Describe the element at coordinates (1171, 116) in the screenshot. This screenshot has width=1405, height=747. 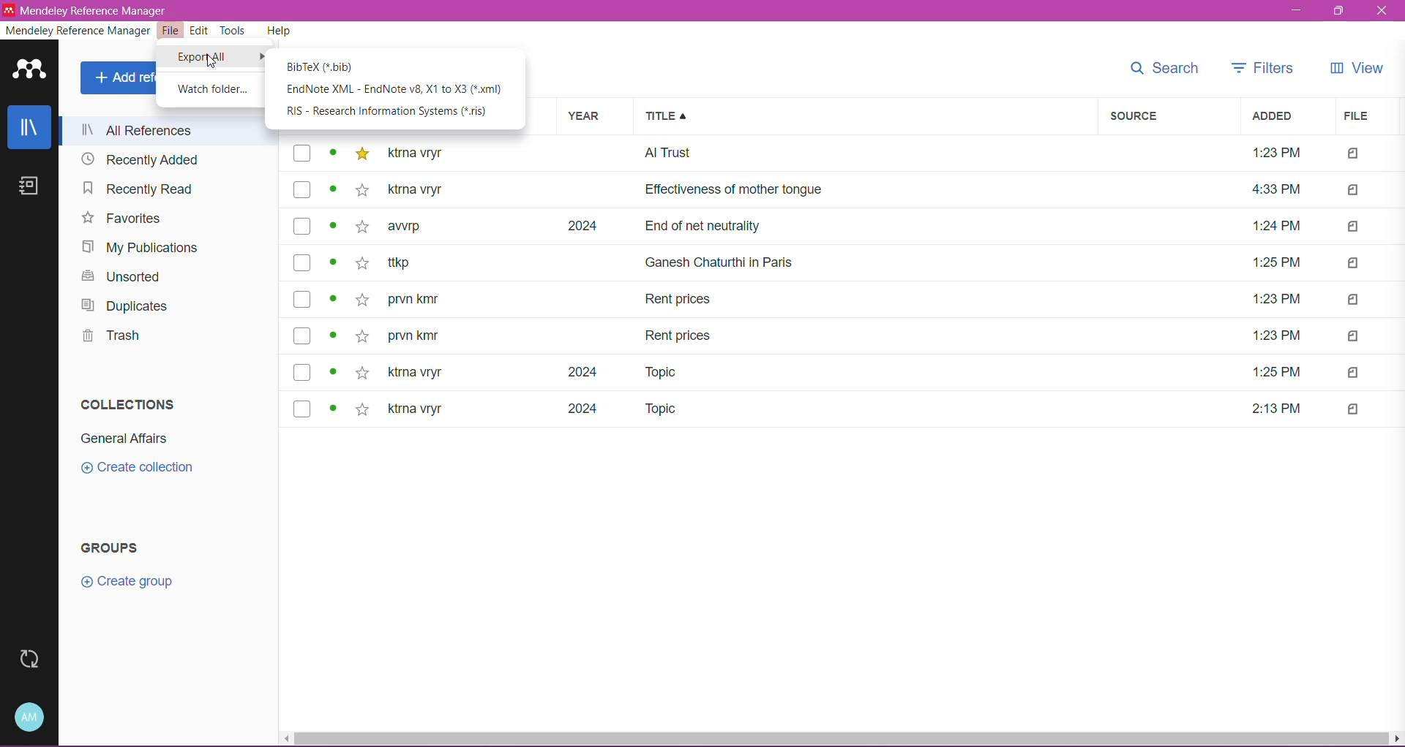
I see `Source` at that location.